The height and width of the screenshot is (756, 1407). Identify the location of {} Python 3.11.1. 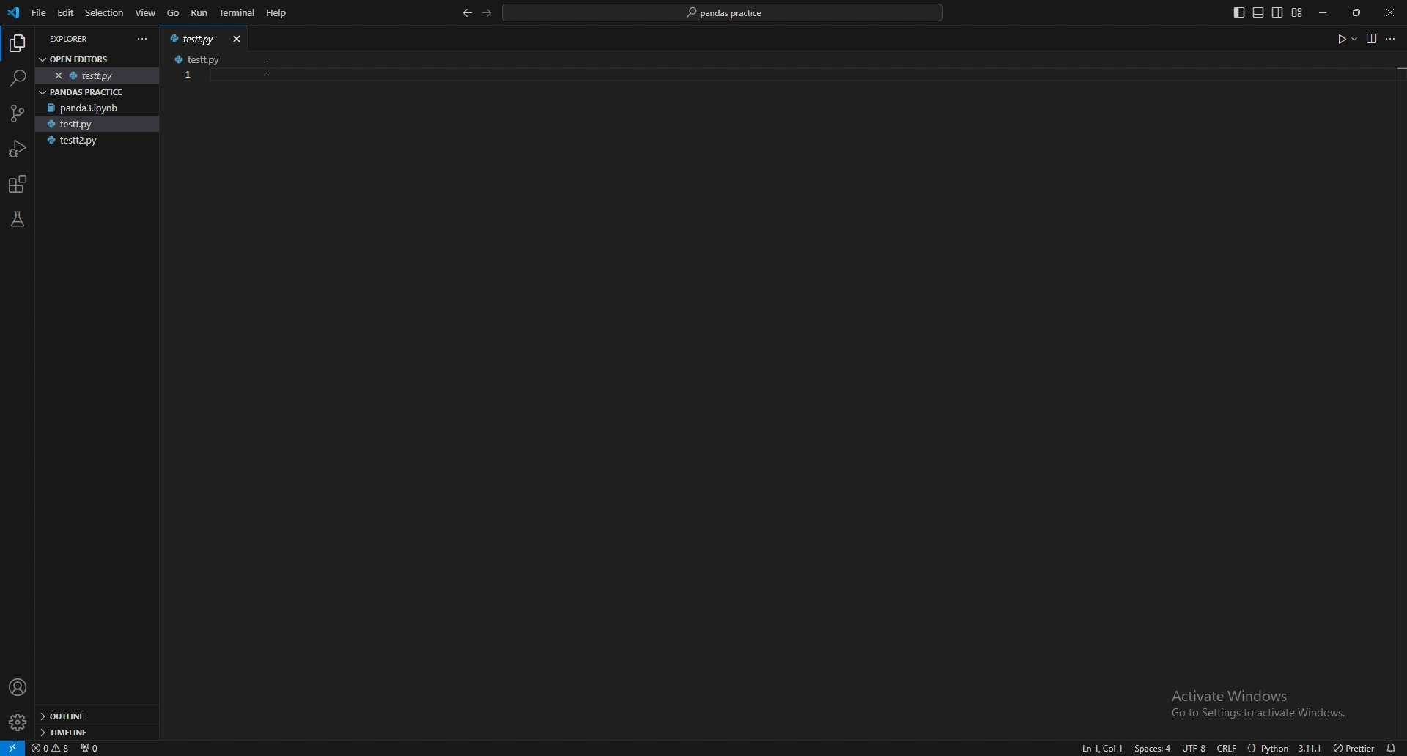
(1285, 745).